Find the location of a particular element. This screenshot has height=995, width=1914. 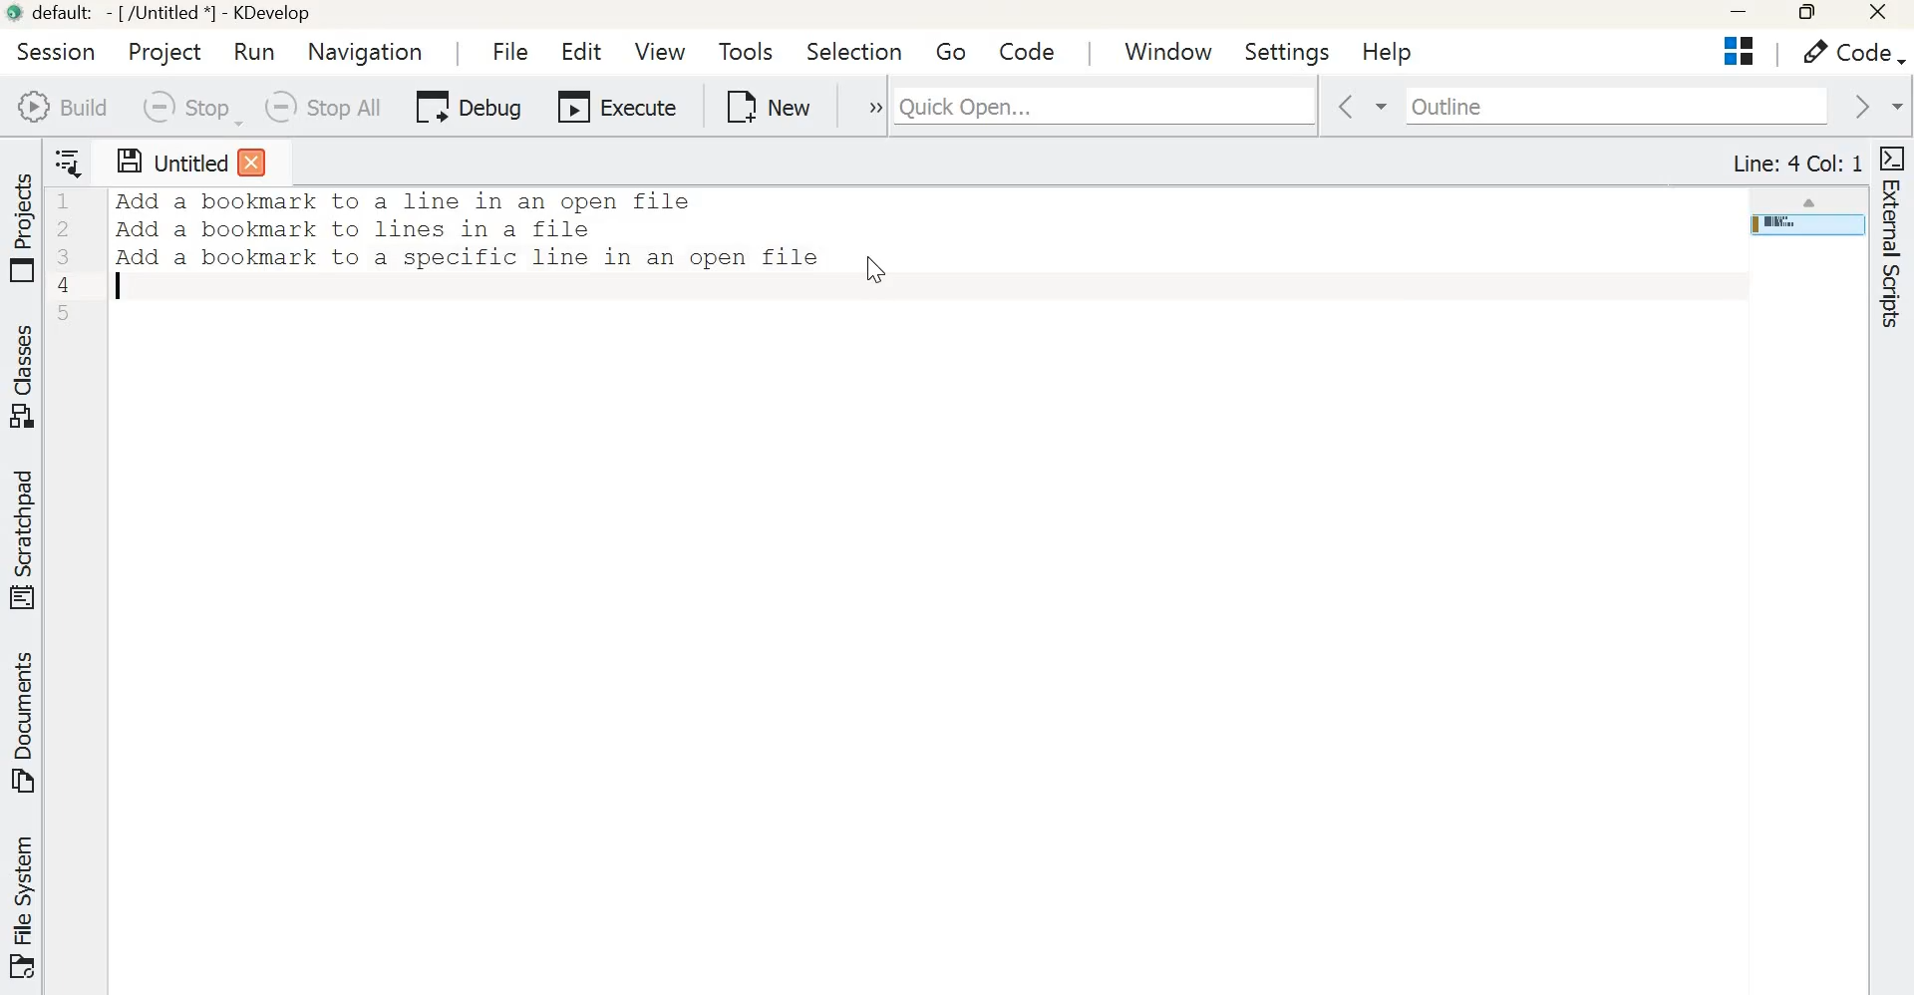

Untitled is located at coordinates (190, 162).